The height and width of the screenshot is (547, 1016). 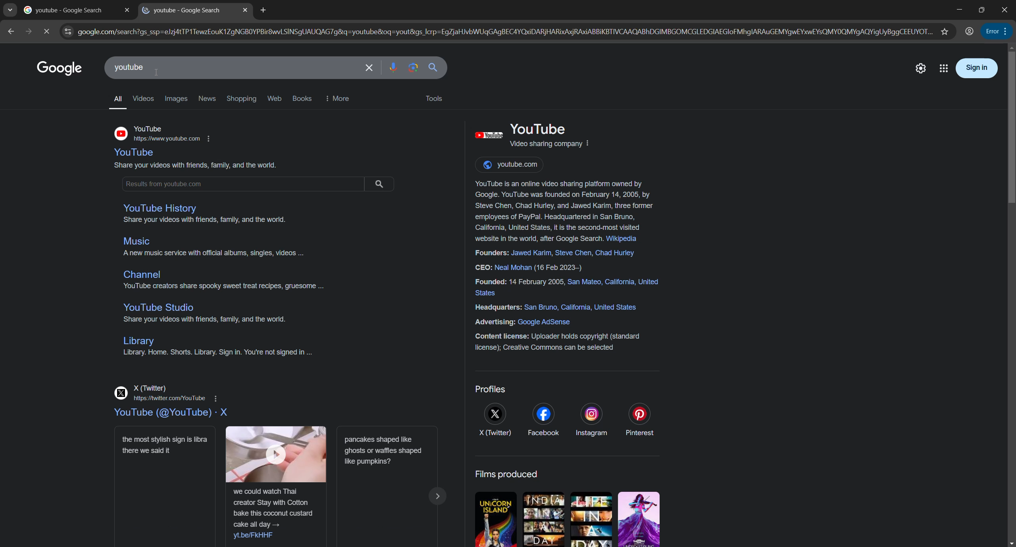 What do you see at coordinates (956, 10) in the screenshot?
I see `minimize` at bounding box center [956, 10].